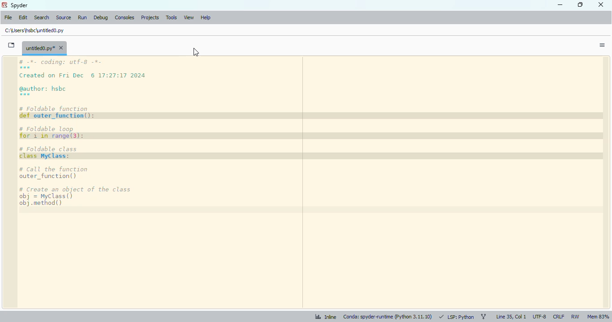  What do you see at coordinates (605, 182) in the screenshot?
I see `scrollbar` at bounding box center [605, 182].